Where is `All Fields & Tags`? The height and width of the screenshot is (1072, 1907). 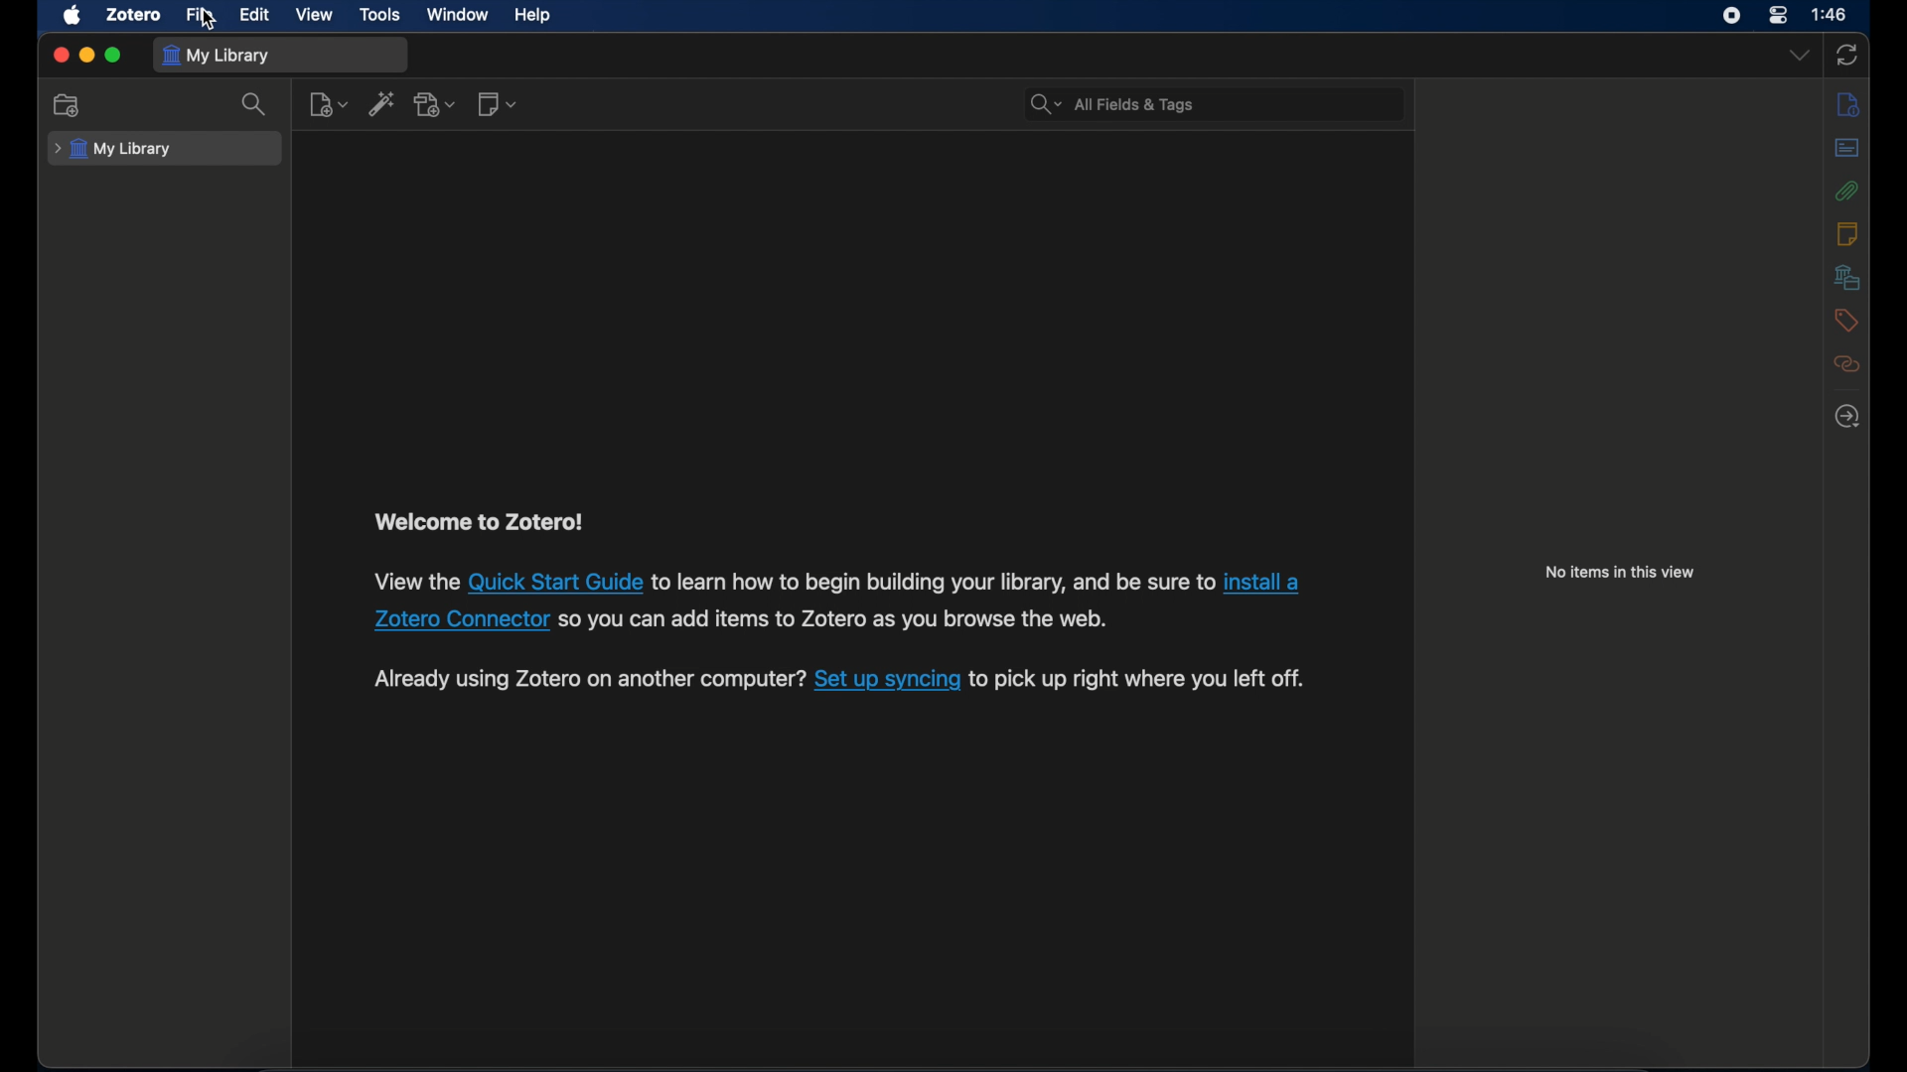 All Fields & Tags is located at coordinates (1217, 104).